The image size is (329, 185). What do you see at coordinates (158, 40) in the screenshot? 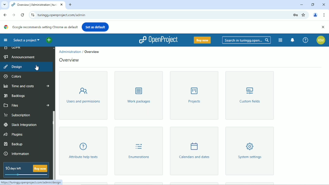
I see `Openproject` at bounding box center [158, 40].